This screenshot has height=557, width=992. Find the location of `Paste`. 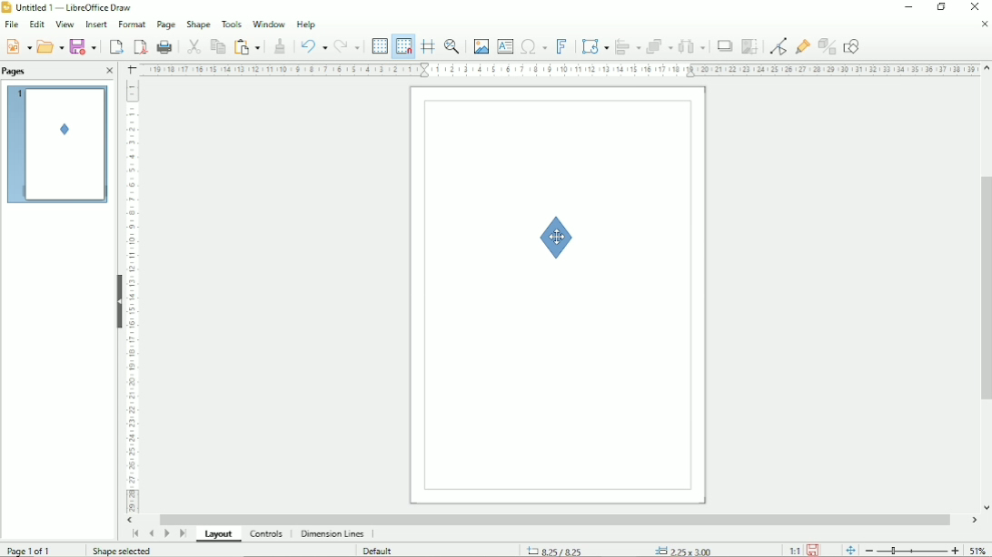

Paste is located at coordinates (249, 44).